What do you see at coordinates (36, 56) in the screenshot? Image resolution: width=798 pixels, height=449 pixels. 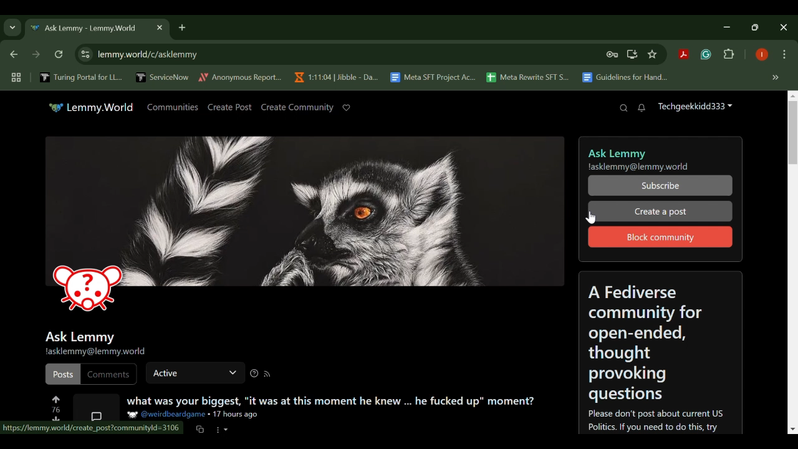 I see `Next Webpage` at bounding box center [36, 56].